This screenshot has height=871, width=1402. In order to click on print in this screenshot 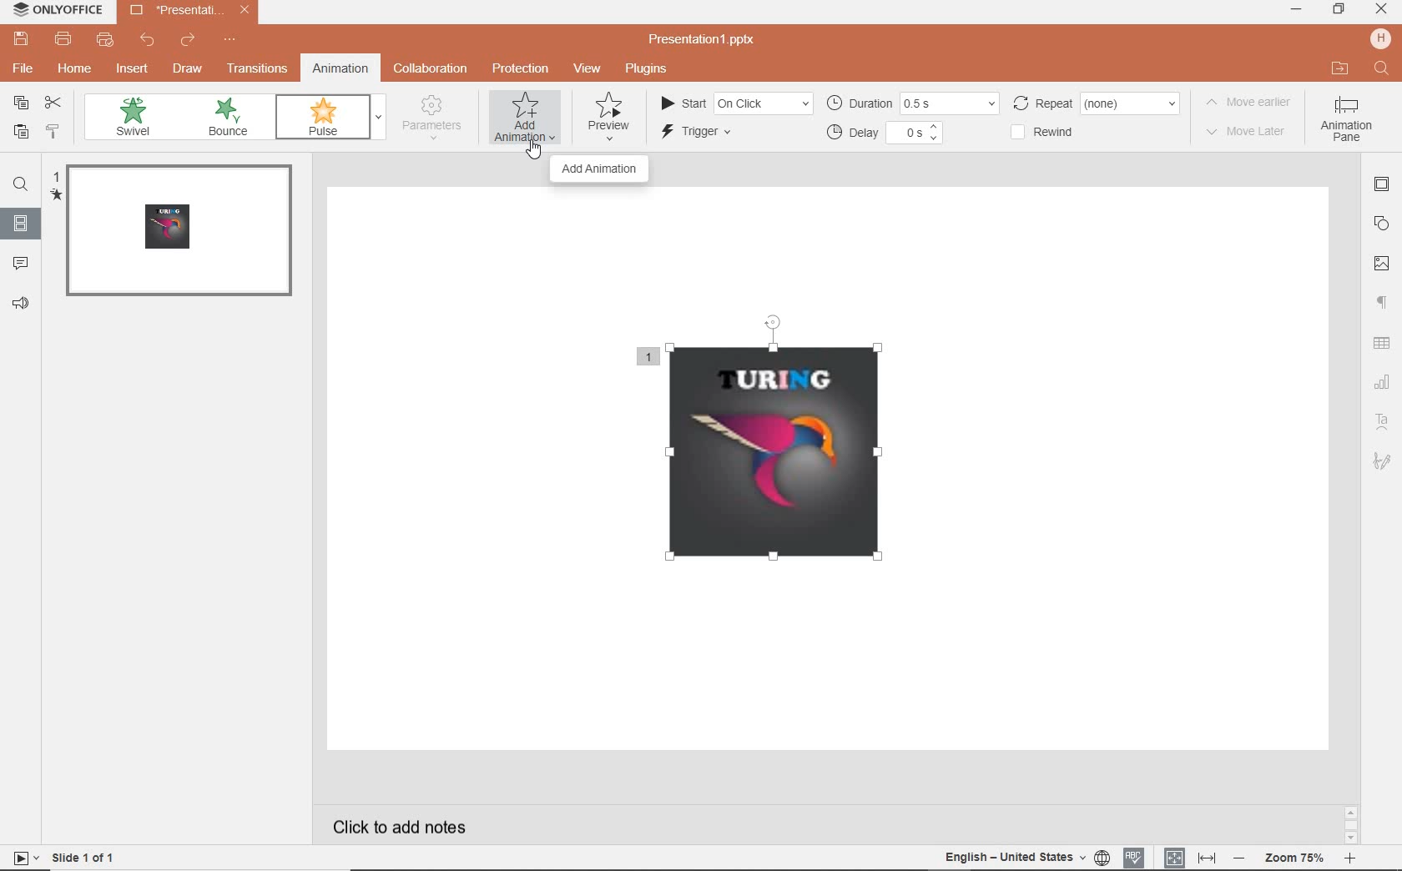, I will do `click(63, 38)`.